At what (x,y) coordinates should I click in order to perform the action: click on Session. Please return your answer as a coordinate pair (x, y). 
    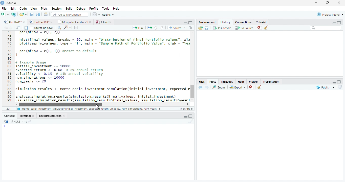
    Looking at the image, I should click on (56, 8).